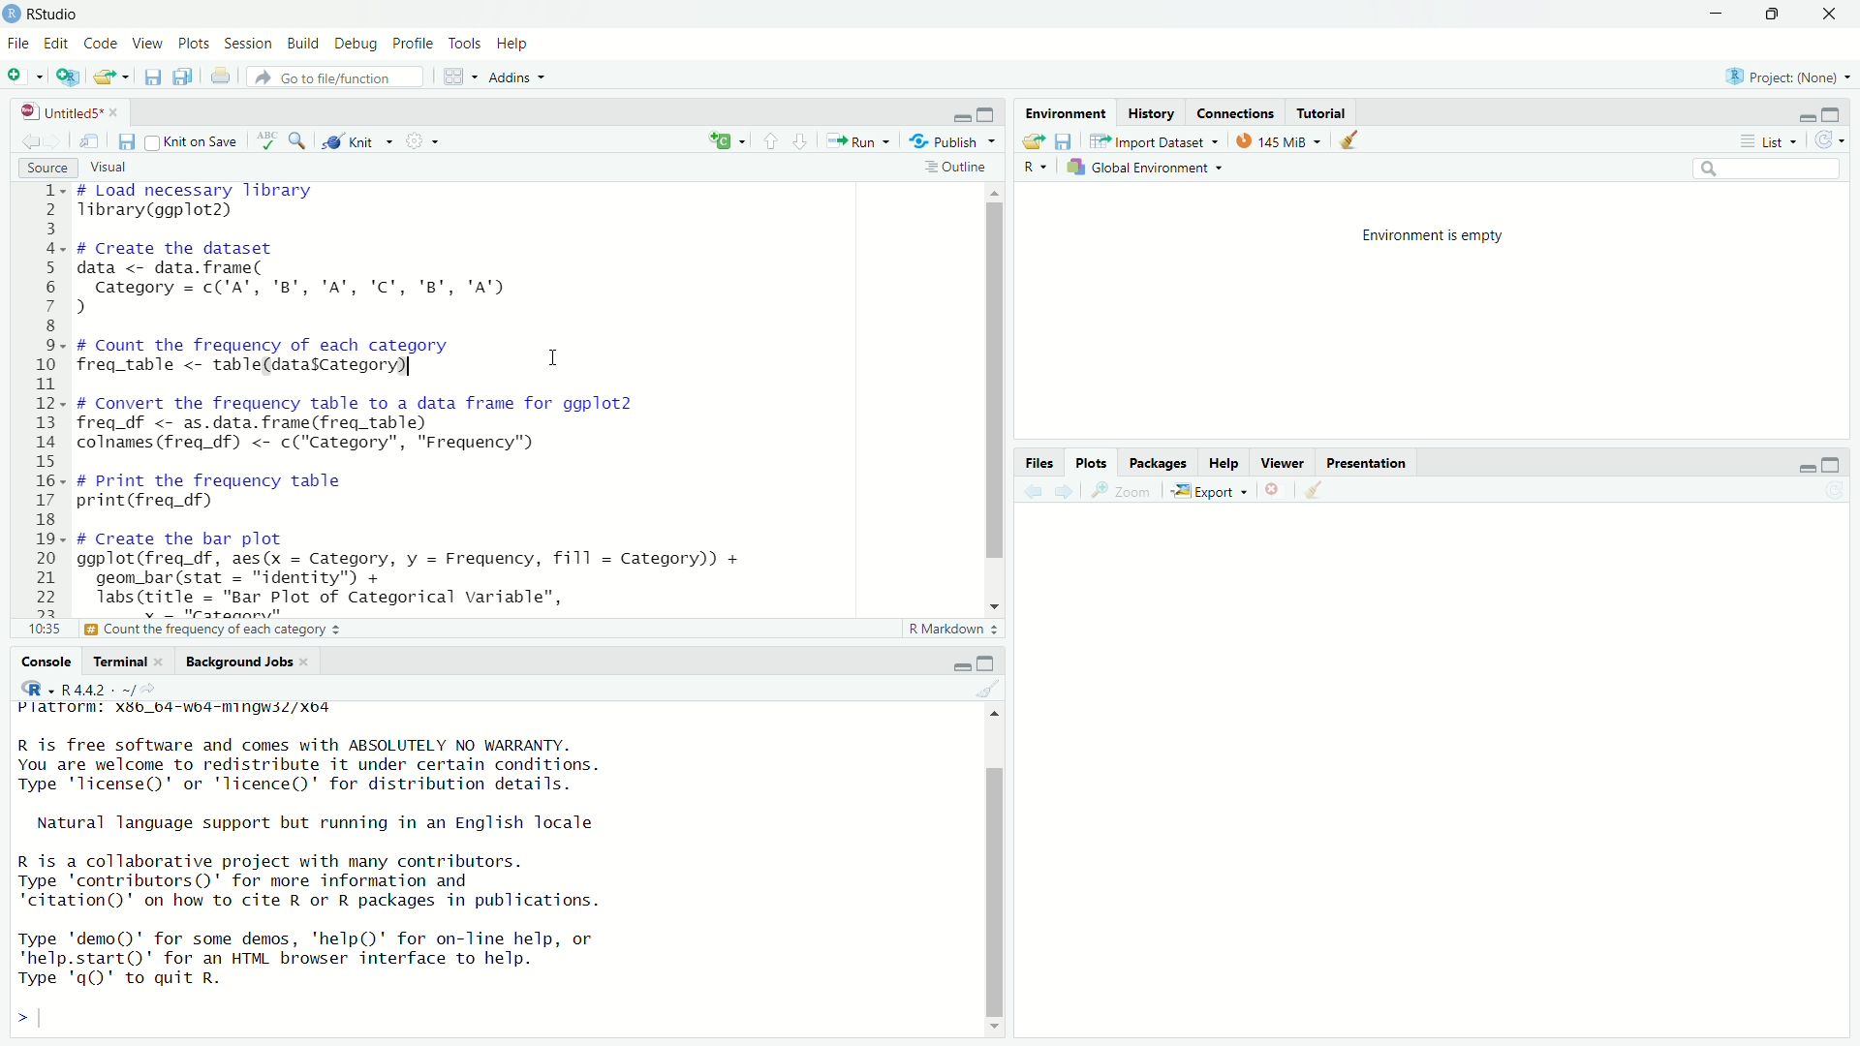 This screenshot has height=1046, width=1860. Describe the element at coordinates (725, 142) in the screenshot. I see `insert new code chunk` at that location.